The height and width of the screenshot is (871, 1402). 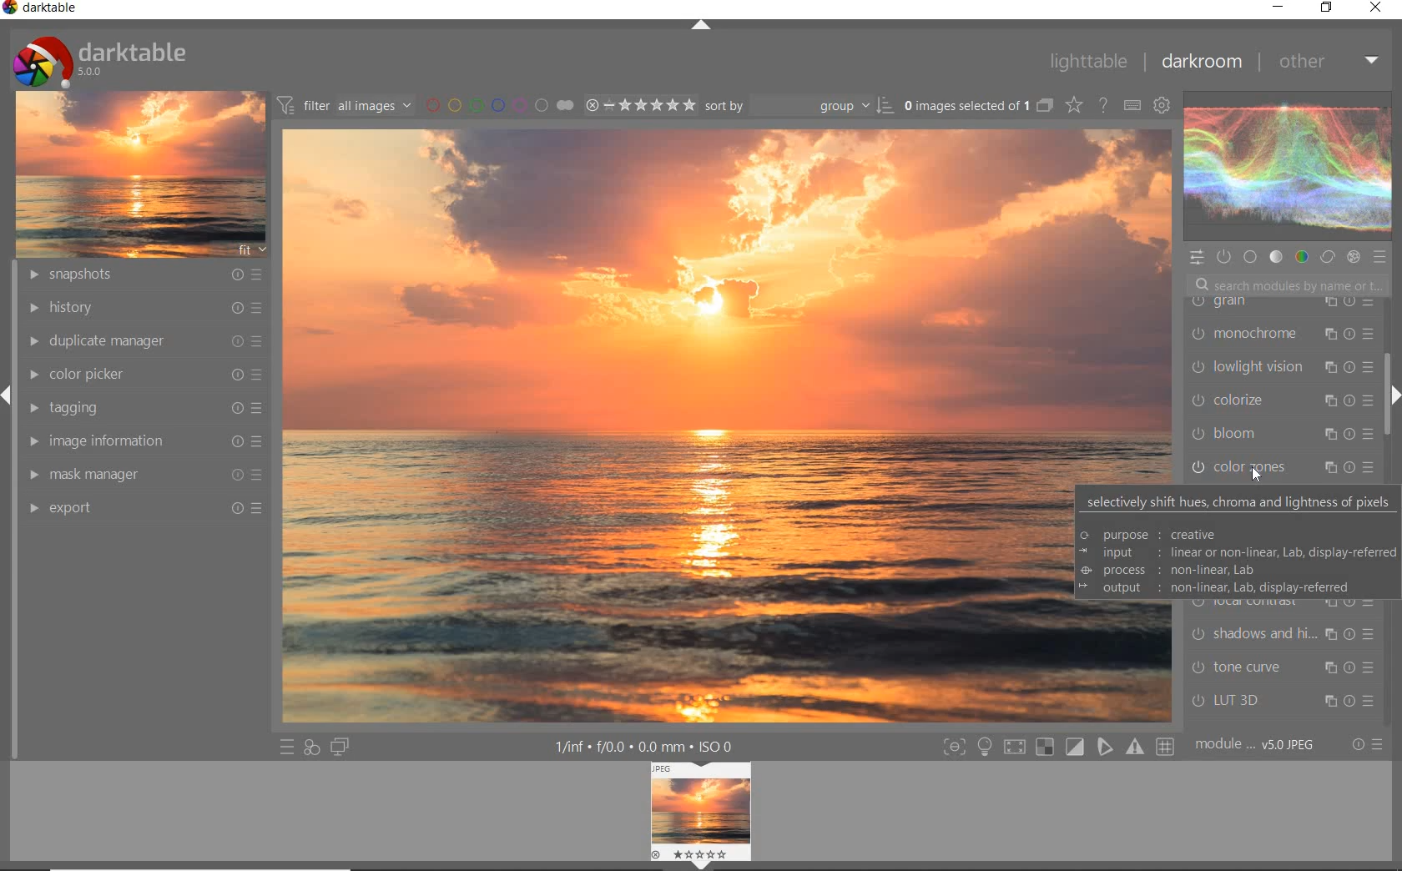 What do you see at coordinates (144, 474) in the screenshot?
I see `MASK MANAGER` at bounding box center [144, 474].